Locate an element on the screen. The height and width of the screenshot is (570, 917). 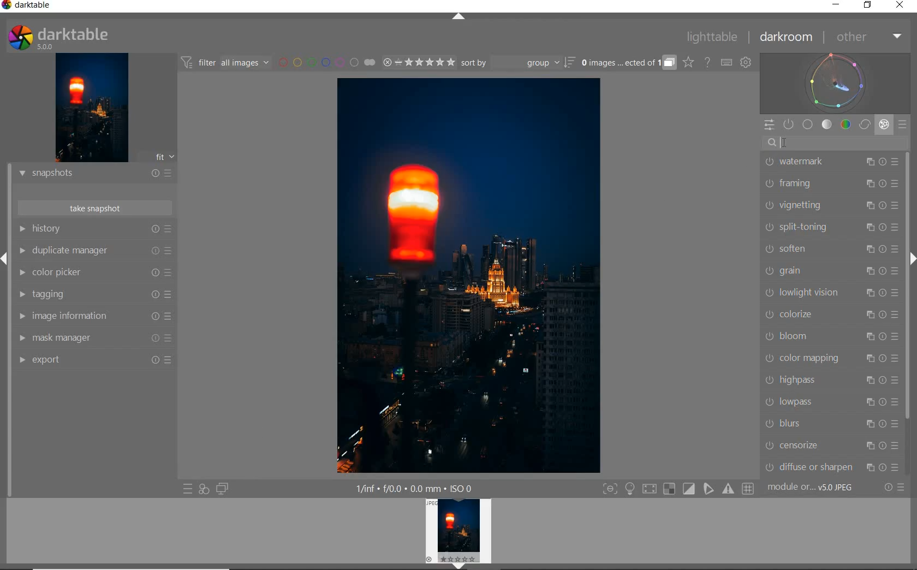
DUPLICATE MANAGER is located at coordinates (76, 252).